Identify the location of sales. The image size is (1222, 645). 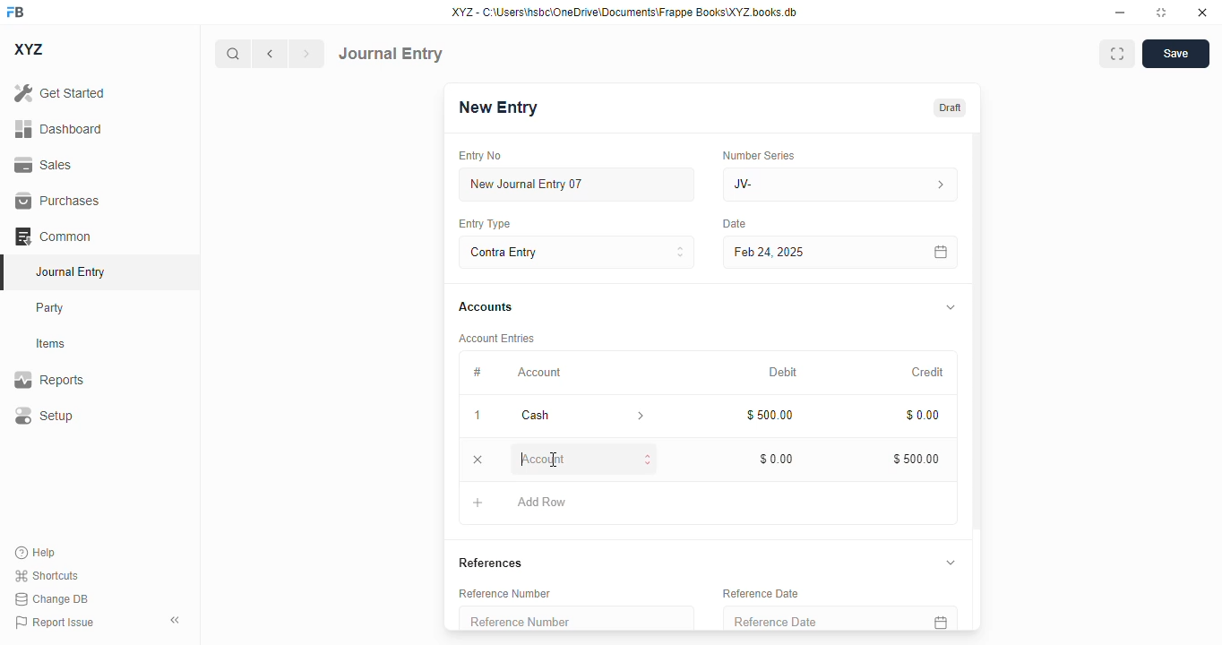
(43, 165).